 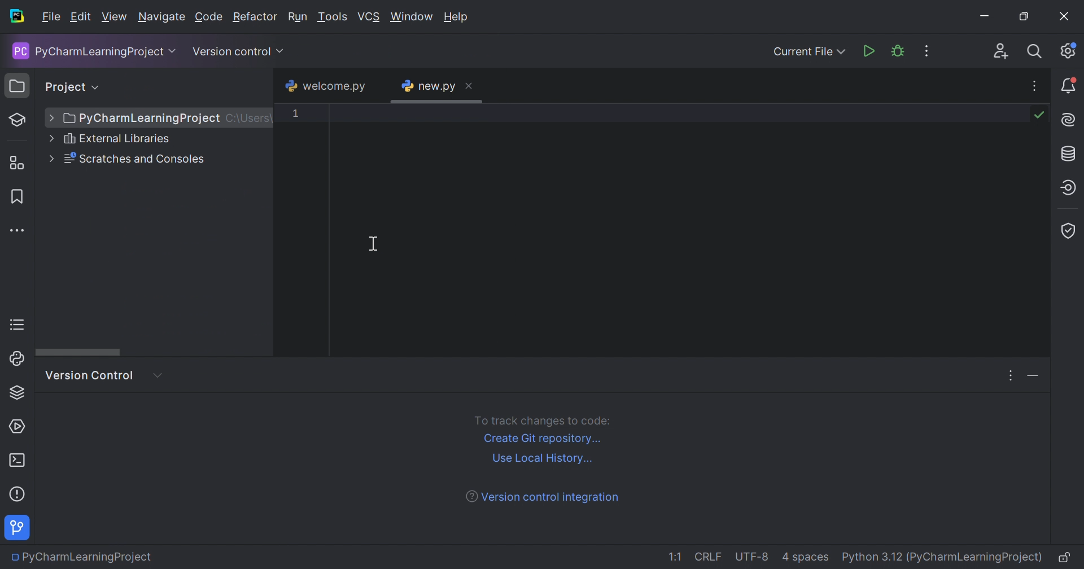 I want to click on To track changes to code:, so click(x=544, y=418).